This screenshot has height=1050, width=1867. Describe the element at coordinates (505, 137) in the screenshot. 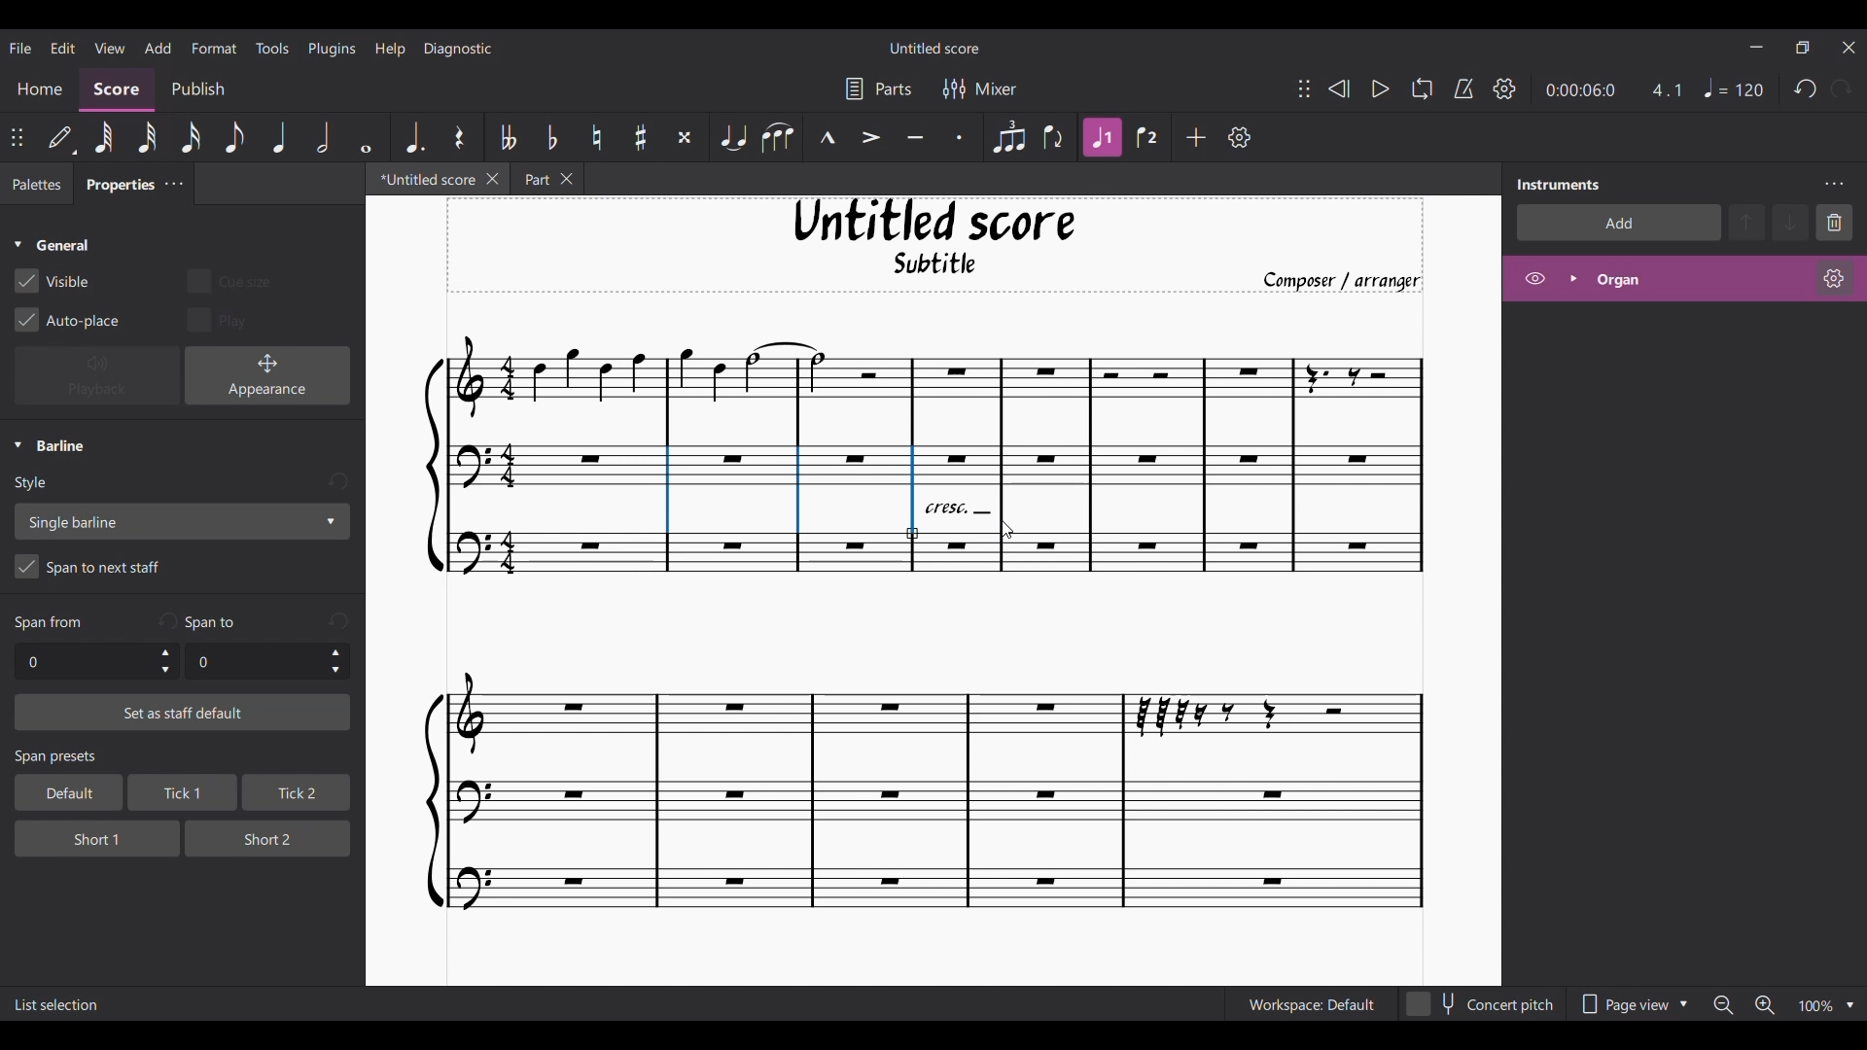

I see `Toggle double flat` at that location.